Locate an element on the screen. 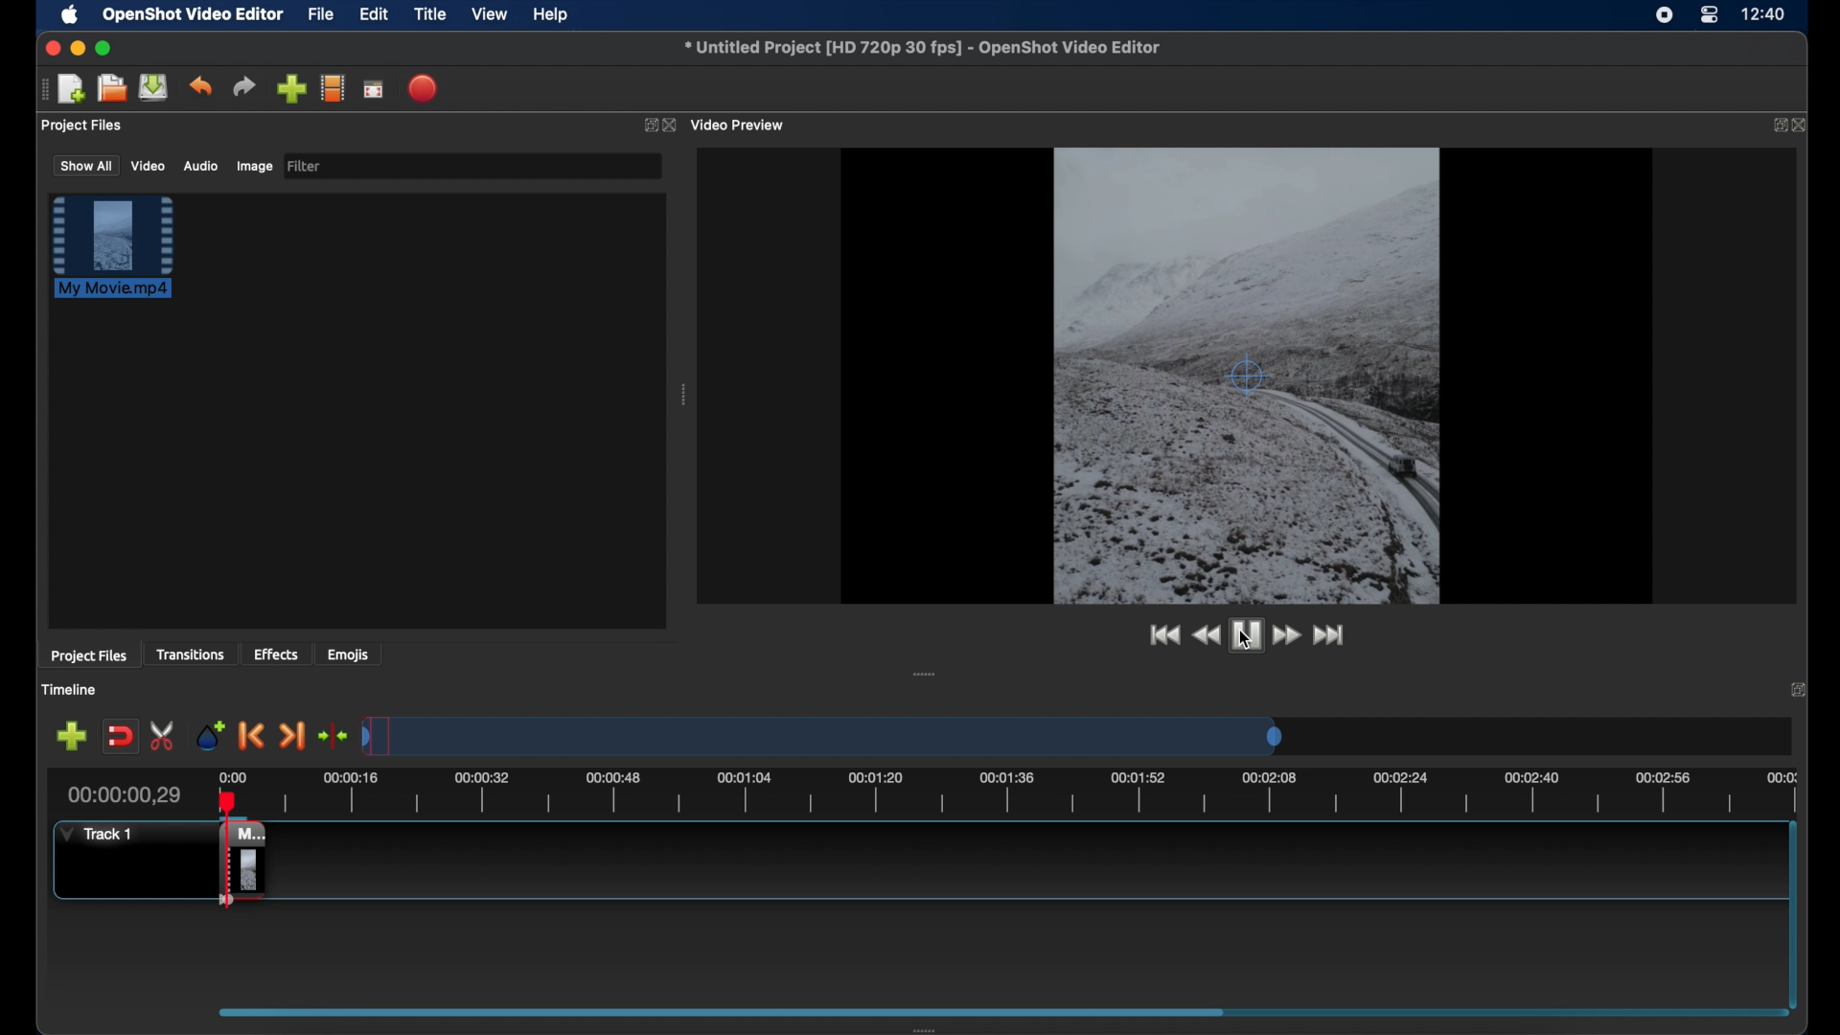 The height and width of the screenshot is (1035, 1840). jump to start is located at coordinates (1161, 634).